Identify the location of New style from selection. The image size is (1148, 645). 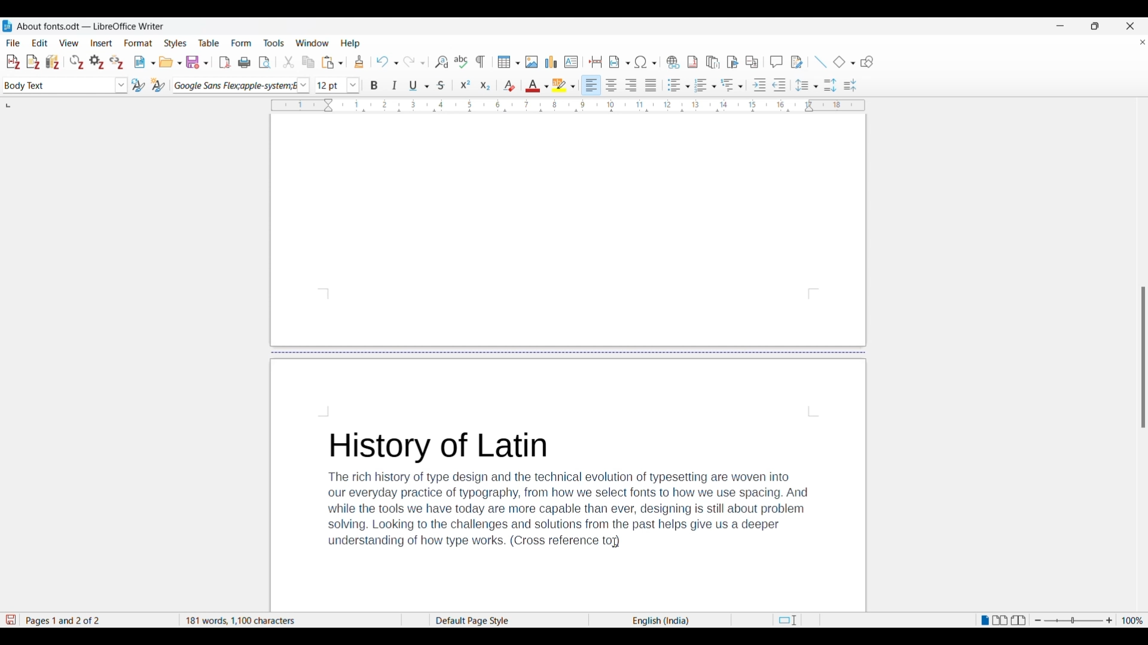
(158, 85).